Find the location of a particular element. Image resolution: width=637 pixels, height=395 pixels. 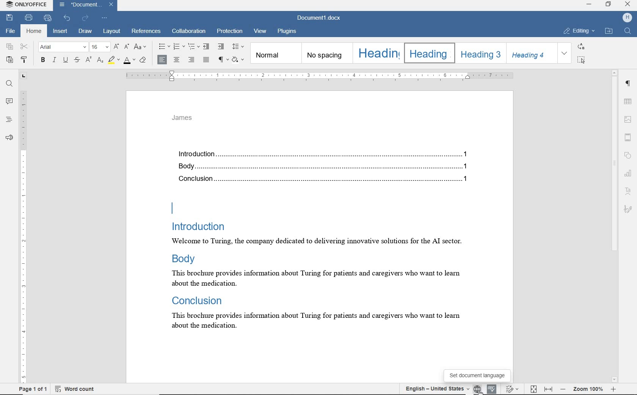

OPEN FILE LOCATION is located at coordinates (609, 31).